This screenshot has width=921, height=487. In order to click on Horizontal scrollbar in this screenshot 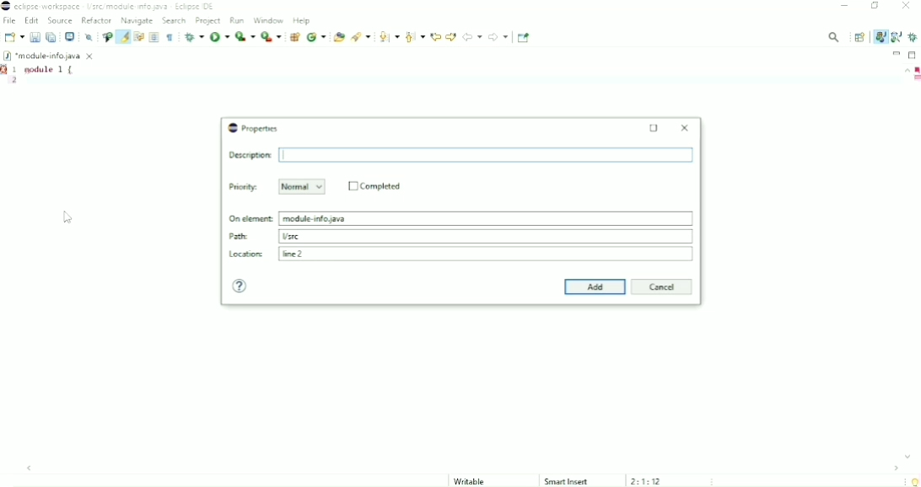, I will do `click(465, 468)`.